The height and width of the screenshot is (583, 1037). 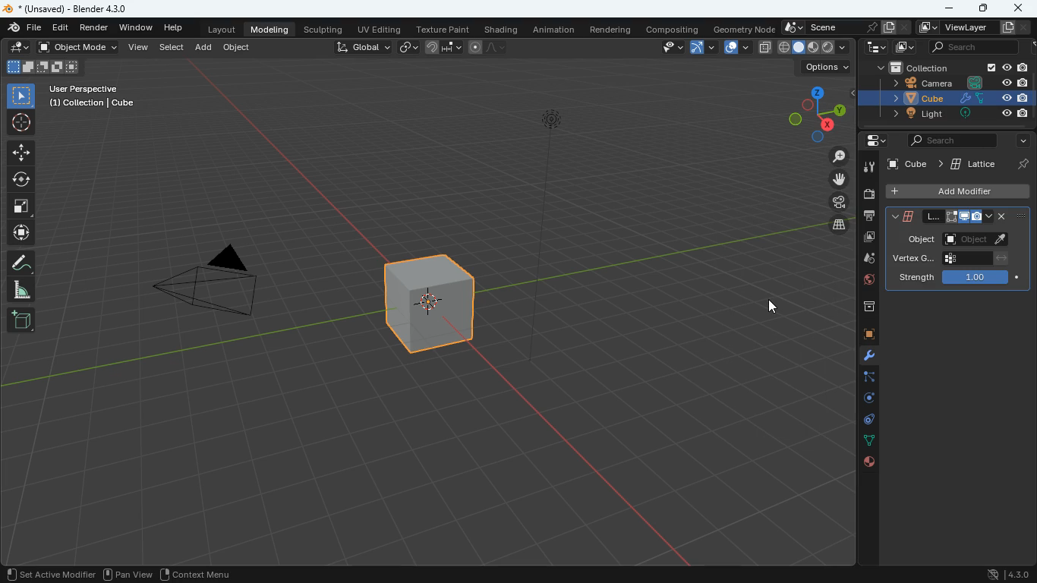 What do you see at coordinates (866, 358) in the screenshot?
I see `modifiers` at bounding box center [866, 358].